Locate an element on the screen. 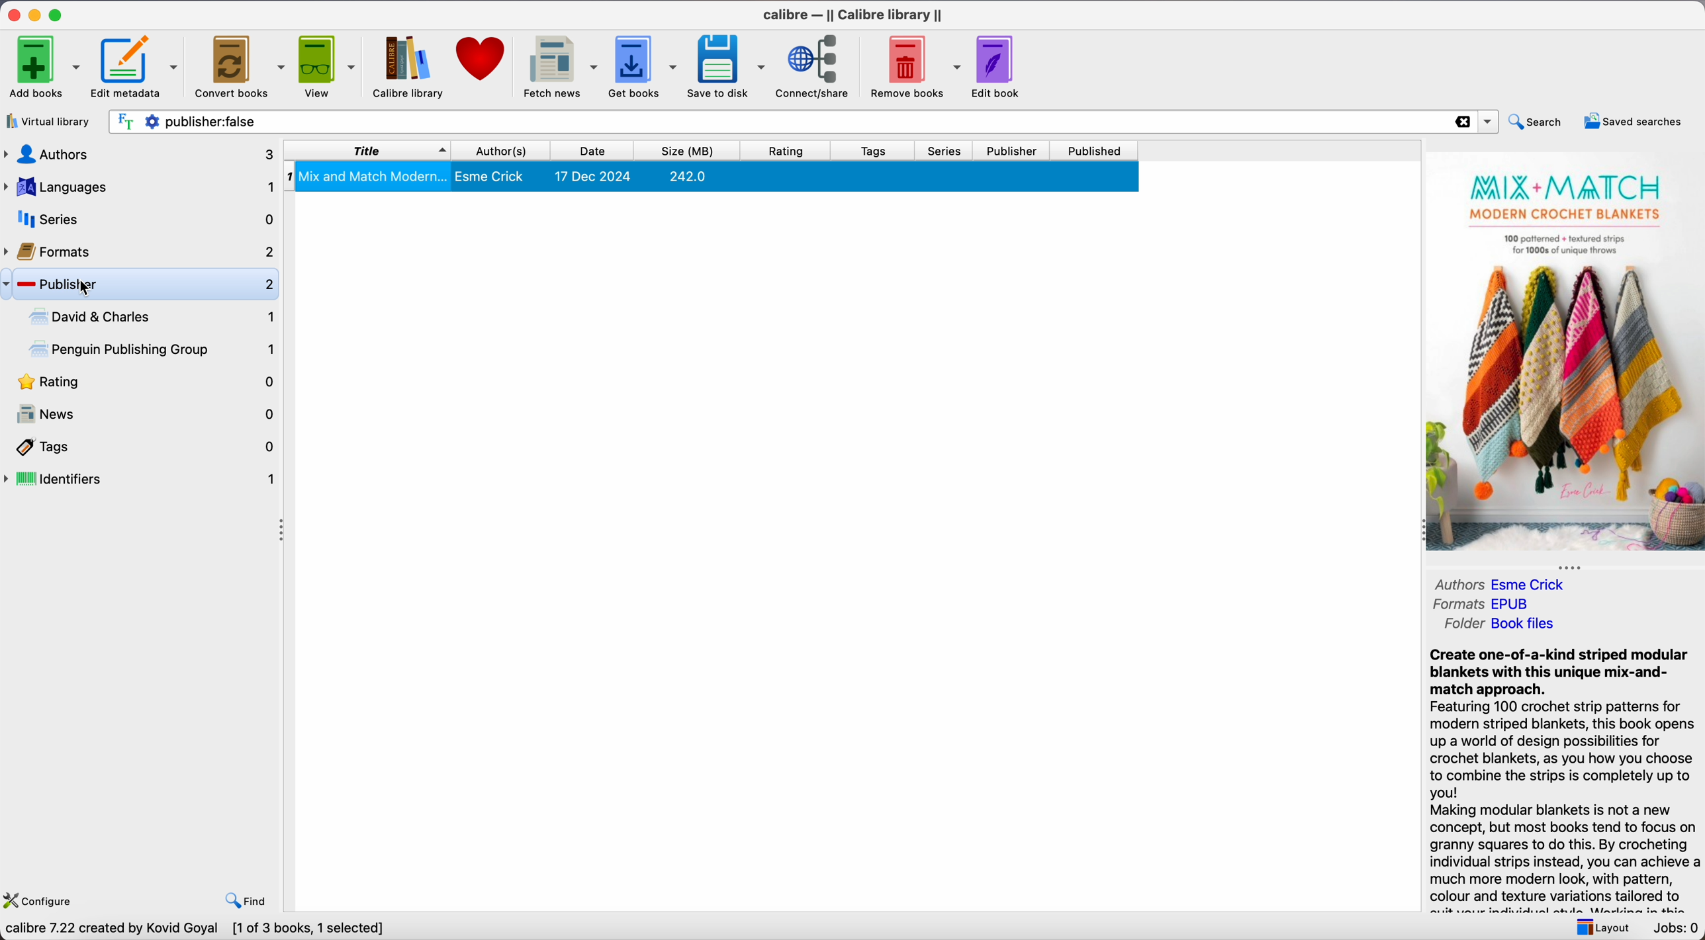 Image resolution: width=1705 pixels, height=940 pixels. donate is located at coordinates (482, 60).